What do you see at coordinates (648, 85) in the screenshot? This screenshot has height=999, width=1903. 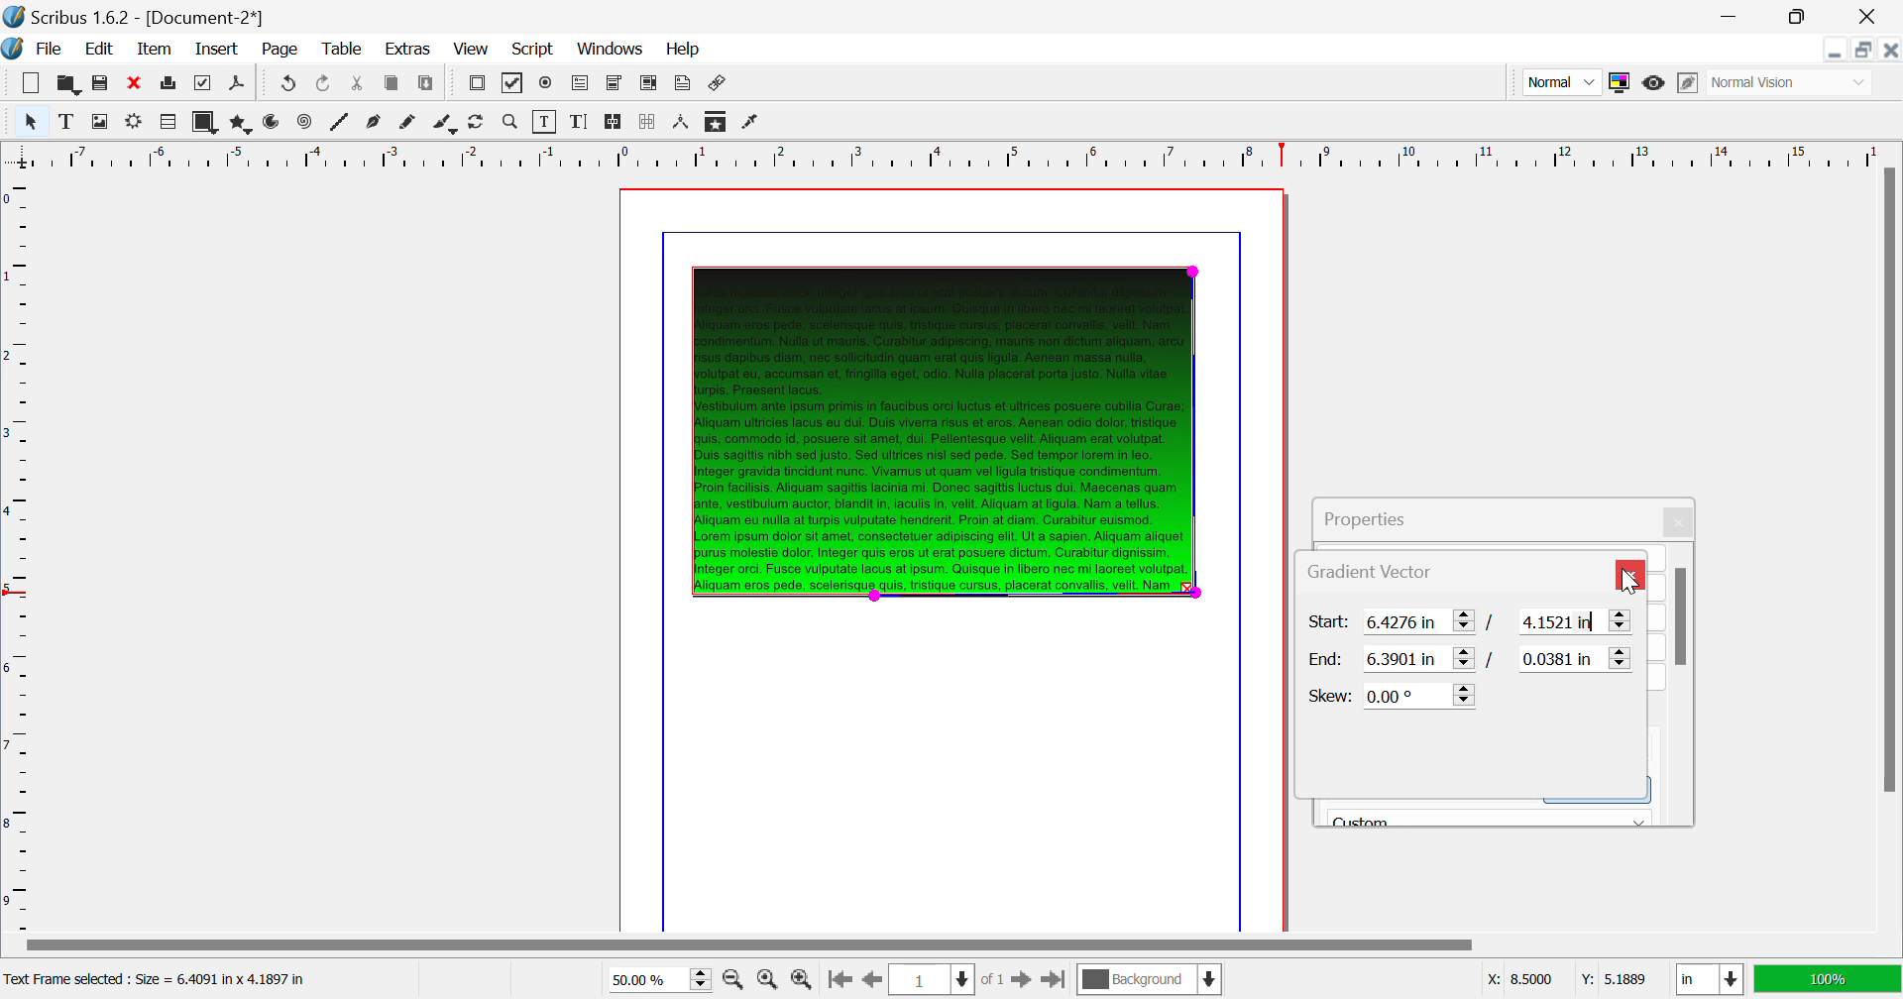 I see `Pdf List Box` at bounding box center [648, 85].